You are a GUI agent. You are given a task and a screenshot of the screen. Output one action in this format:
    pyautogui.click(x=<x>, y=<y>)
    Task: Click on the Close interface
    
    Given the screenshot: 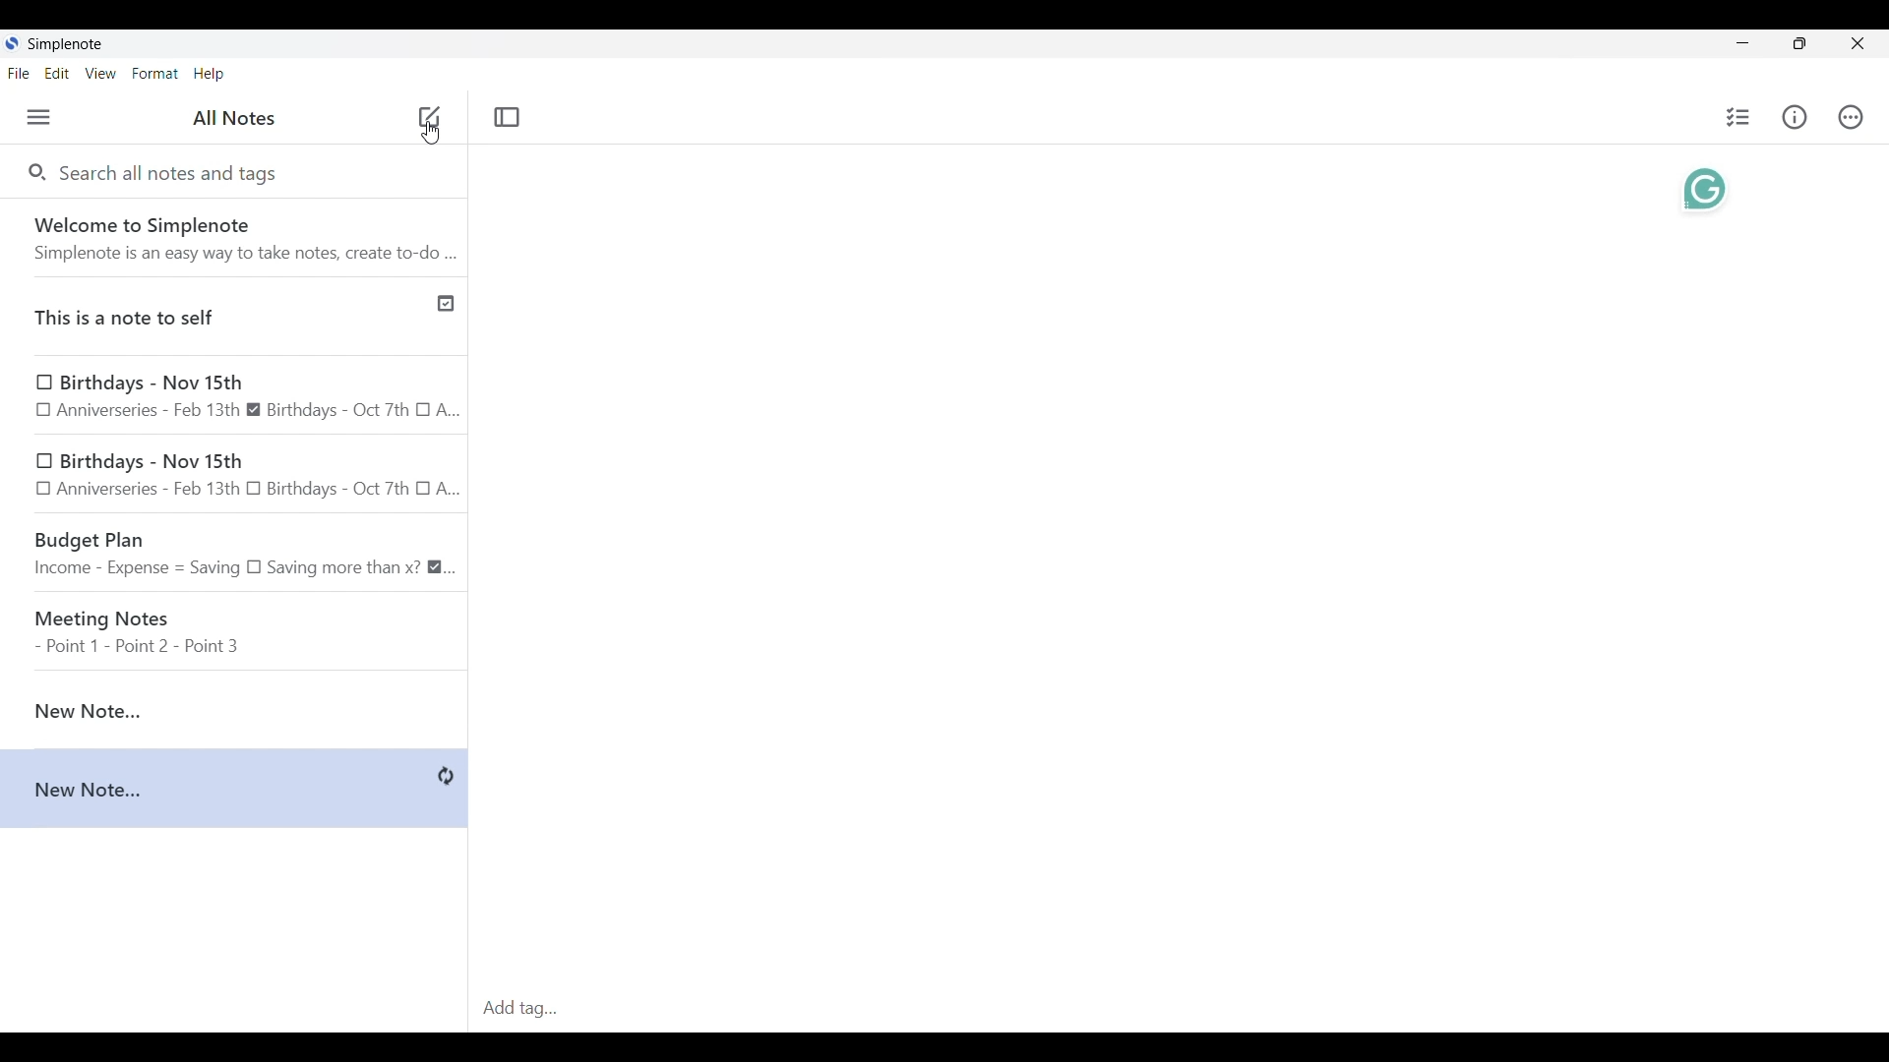 What is the action you would take?
    pyautogui.click(x=1857, y=43)
    